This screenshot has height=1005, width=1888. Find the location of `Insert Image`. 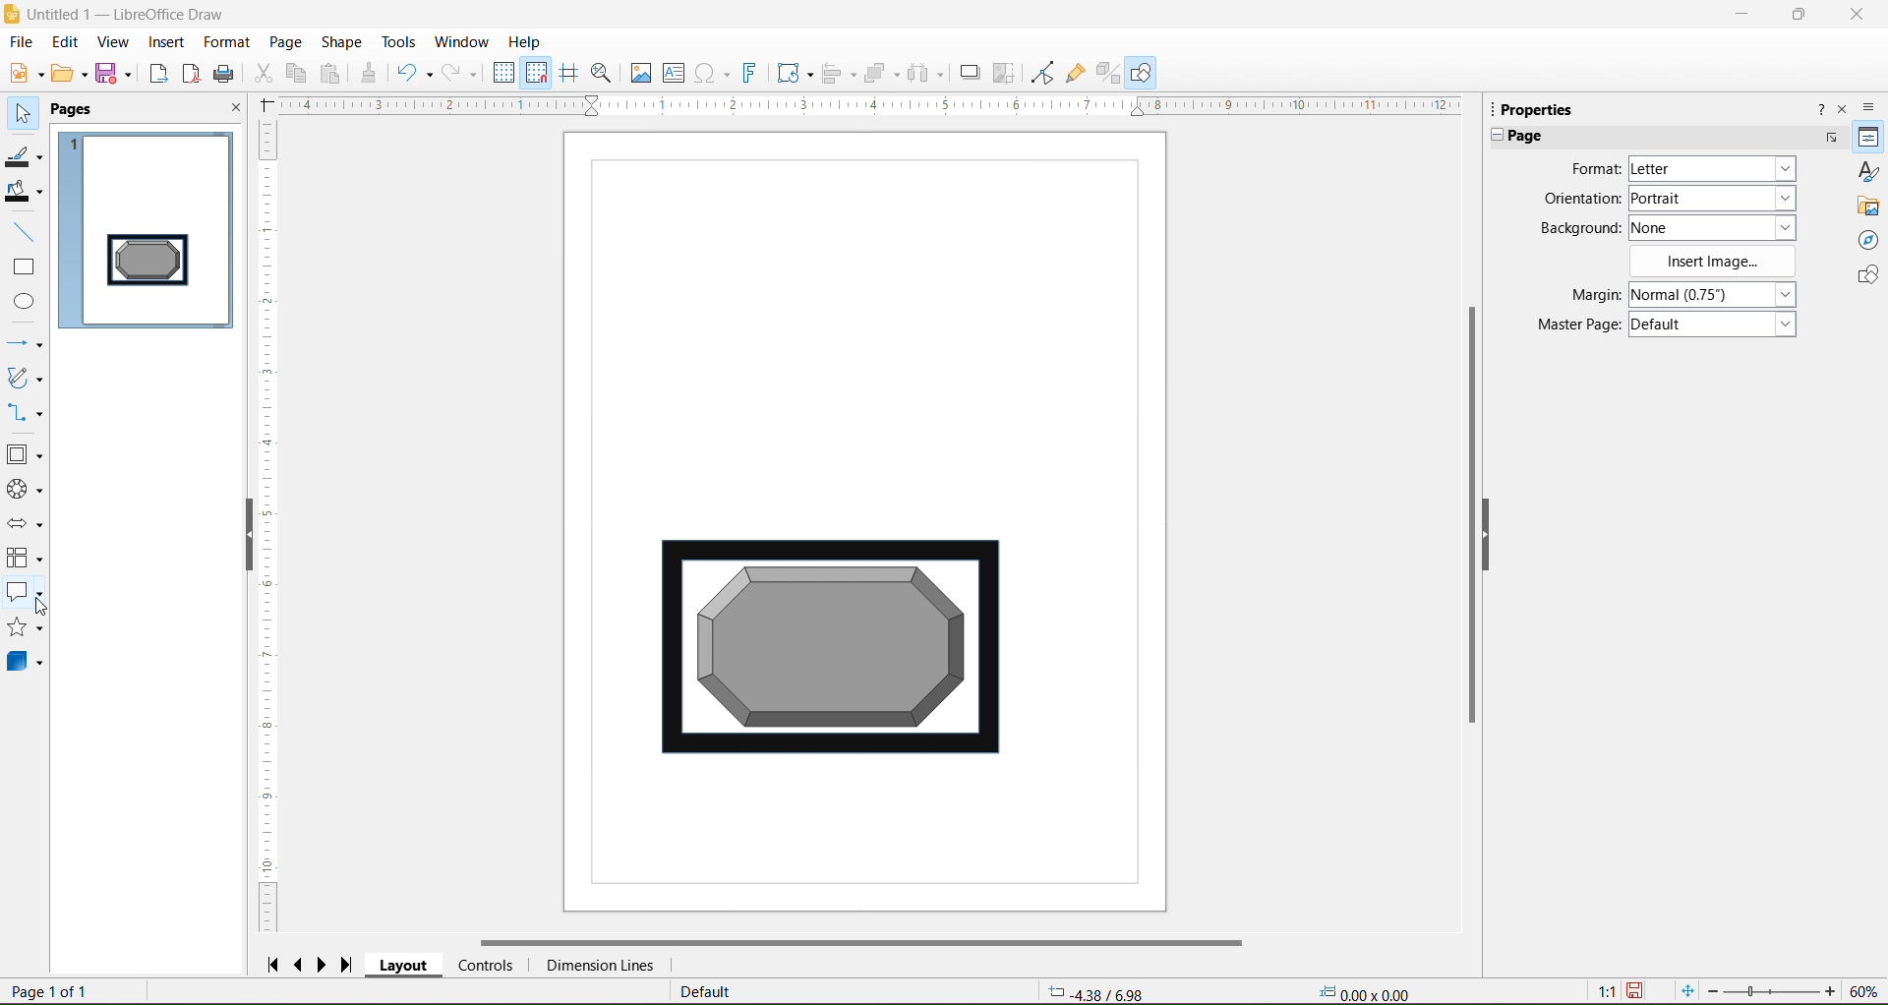

Insert Image is located at coordinates (638, 73).